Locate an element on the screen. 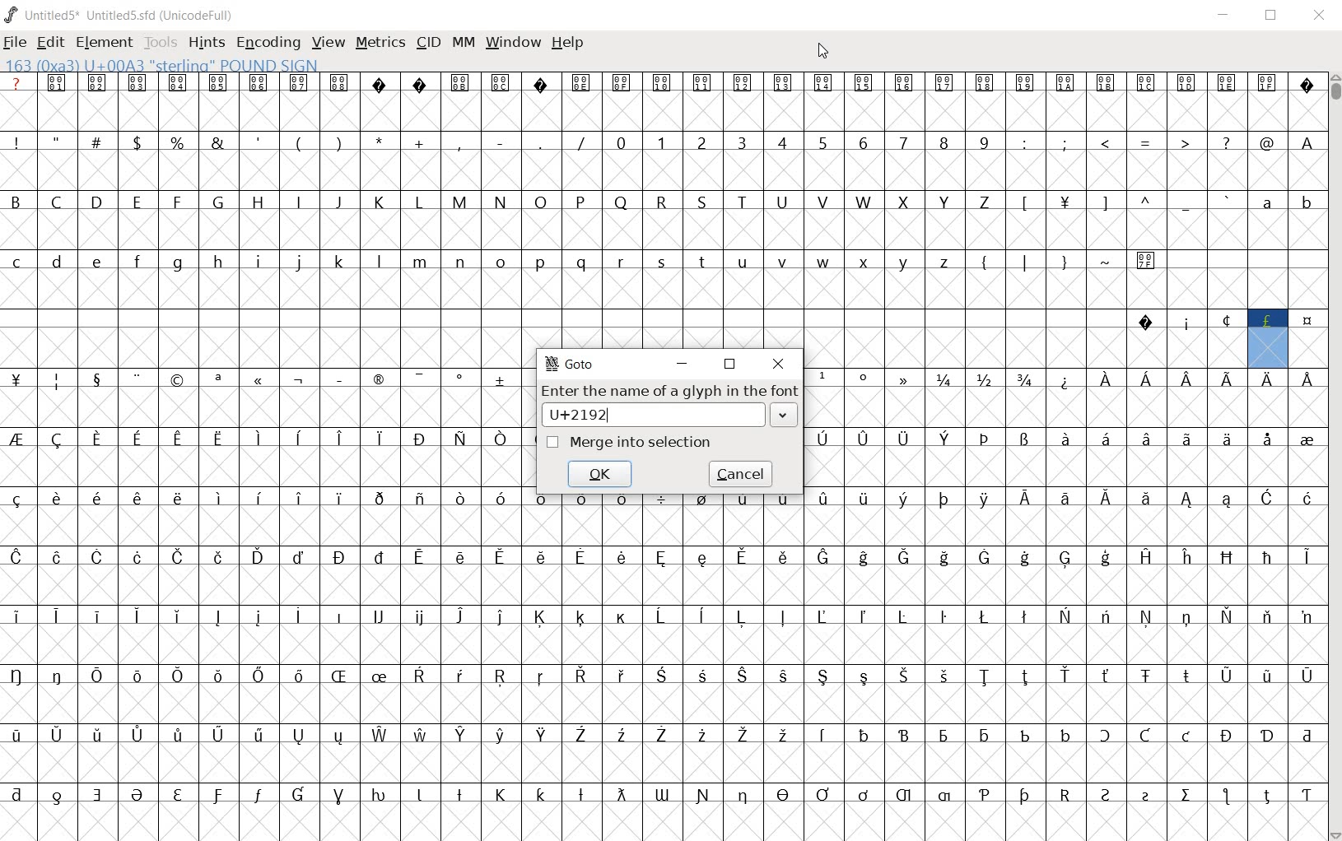  TOOLS is located at coordinates (159, 44).